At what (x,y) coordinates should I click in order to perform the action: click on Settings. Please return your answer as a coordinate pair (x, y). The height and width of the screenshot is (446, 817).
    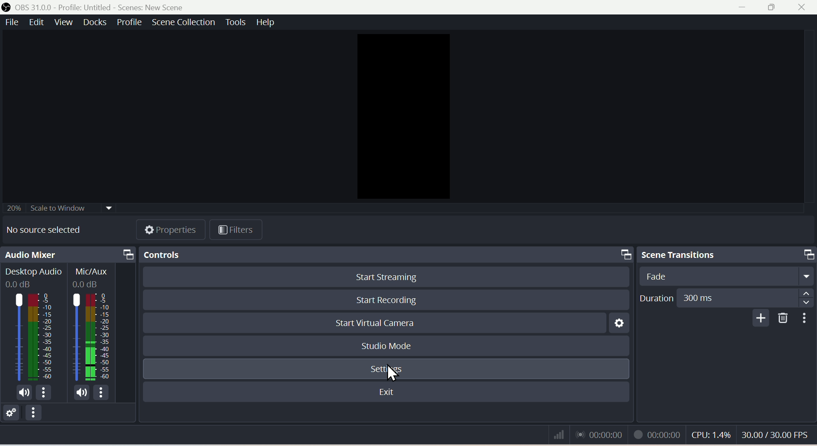
    Looking at the image, I should click on (10, 412).